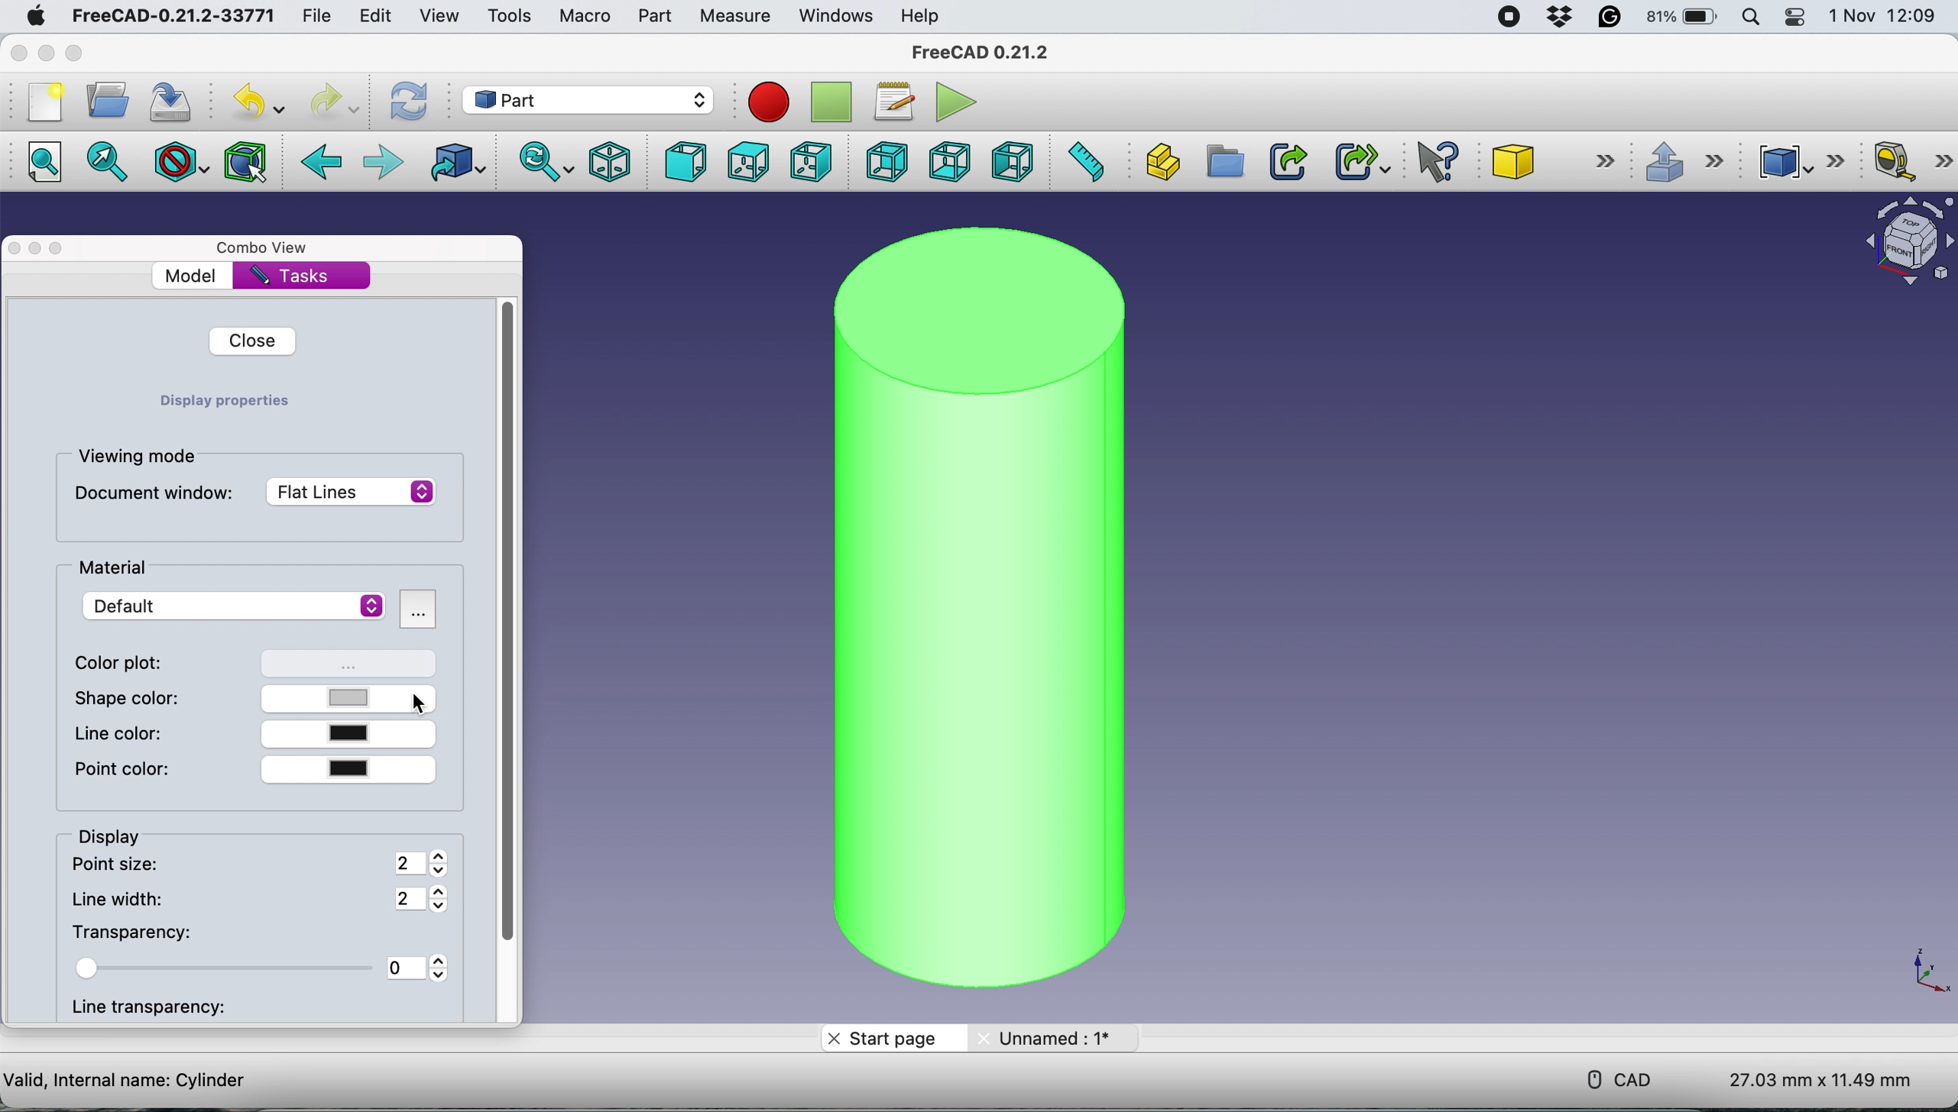  I want to click on point size, so click(261, 865).